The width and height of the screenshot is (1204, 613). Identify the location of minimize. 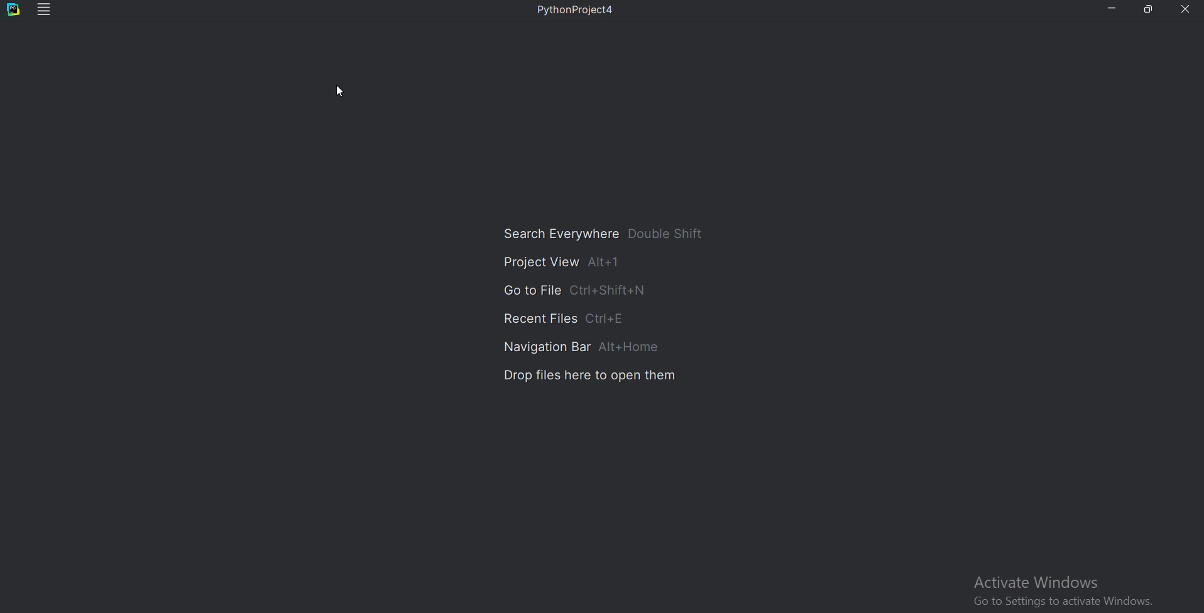
(1113, 9).